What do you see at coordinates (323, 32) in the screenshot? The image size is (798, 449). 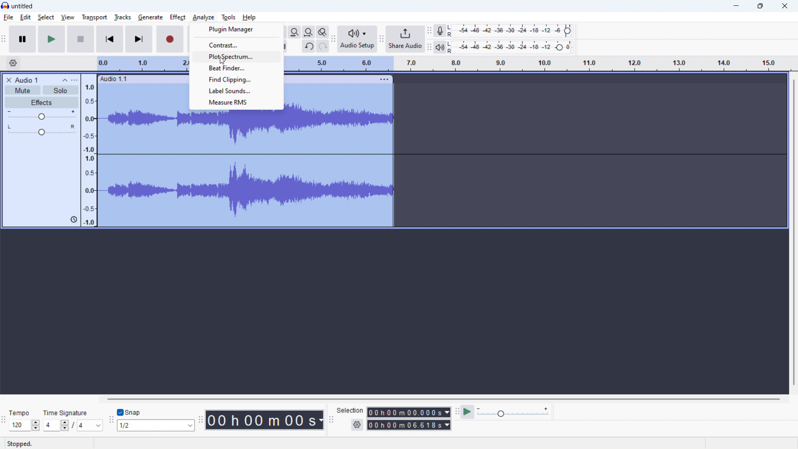 I see `toggle zoom` at bounding box center [323, 32].